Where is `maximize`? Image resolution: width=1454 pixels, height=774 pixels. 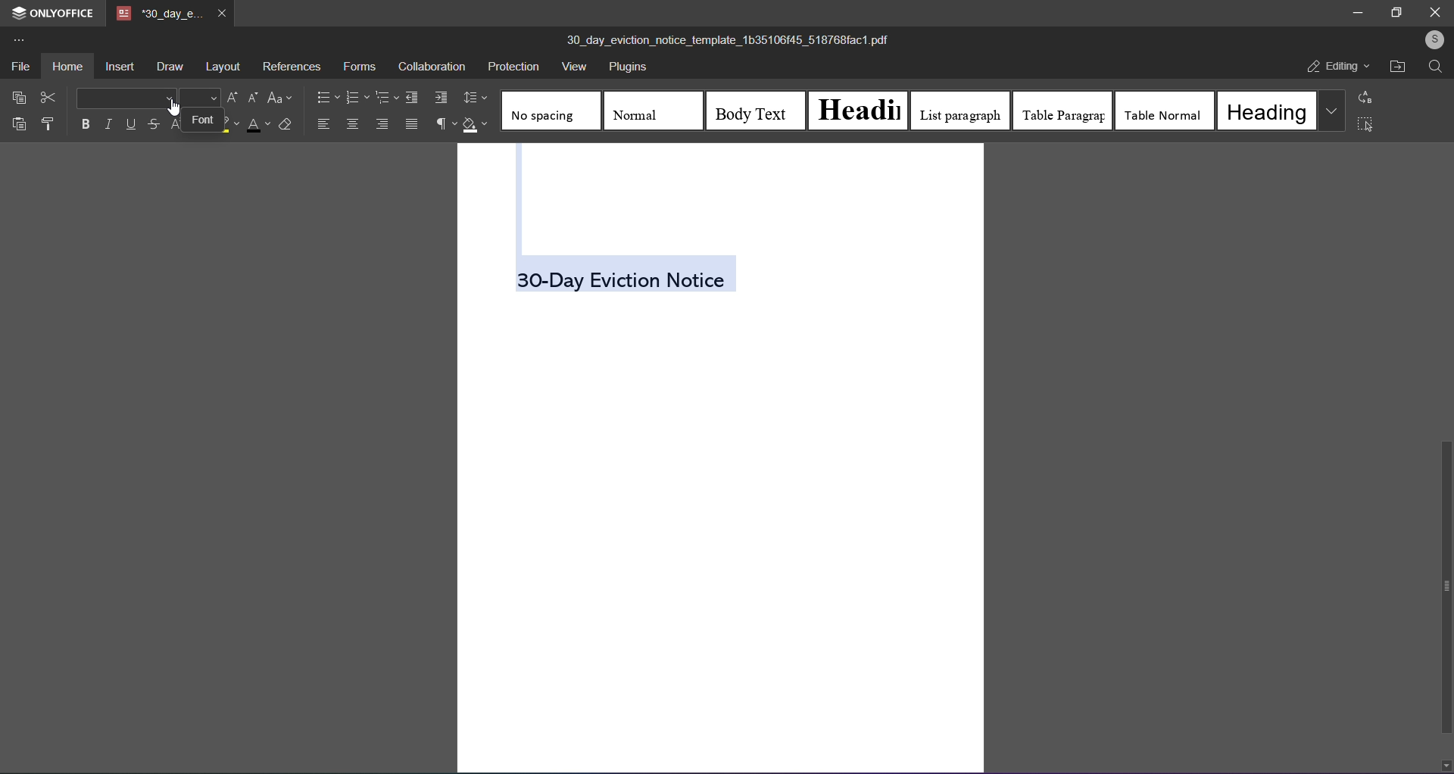 maximize is located at coordinates (1396, 14).